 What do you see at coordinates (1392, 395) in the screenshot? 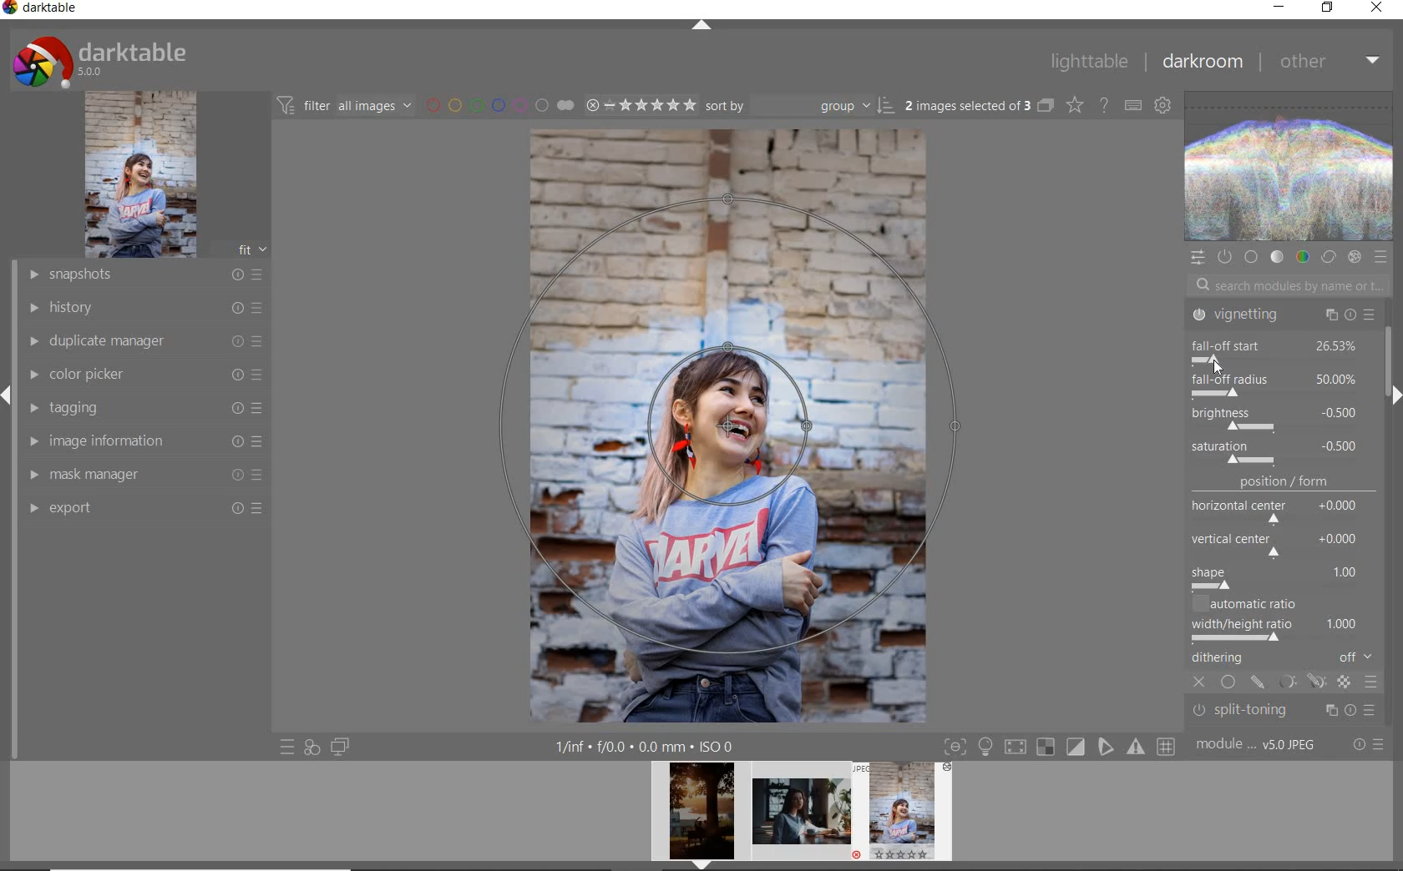
I see `expand/collapse` at bounding box center [1392, 395].